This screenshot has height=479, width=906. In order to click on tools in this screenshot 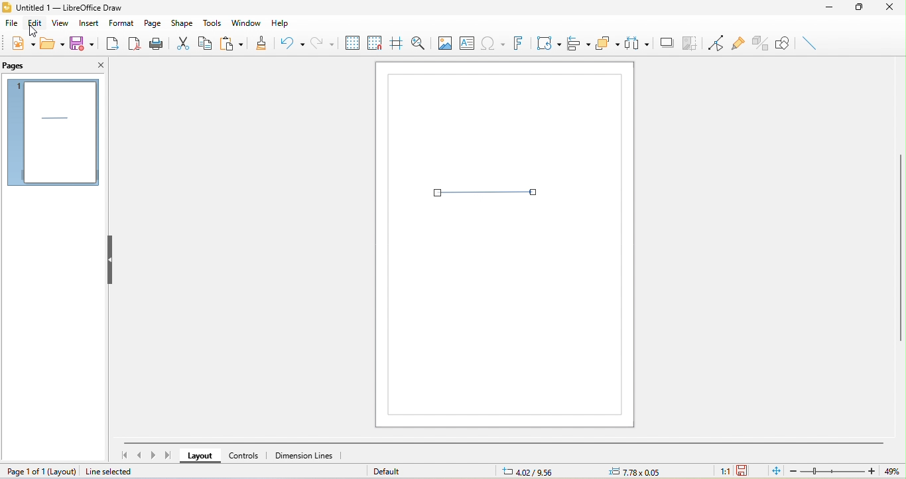, I will do `click(214, 23)`.